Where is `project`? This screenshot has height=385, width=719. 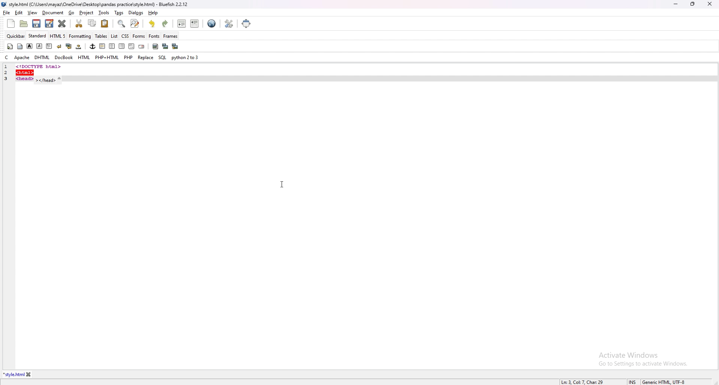 project is located at coordinates (87, 13).